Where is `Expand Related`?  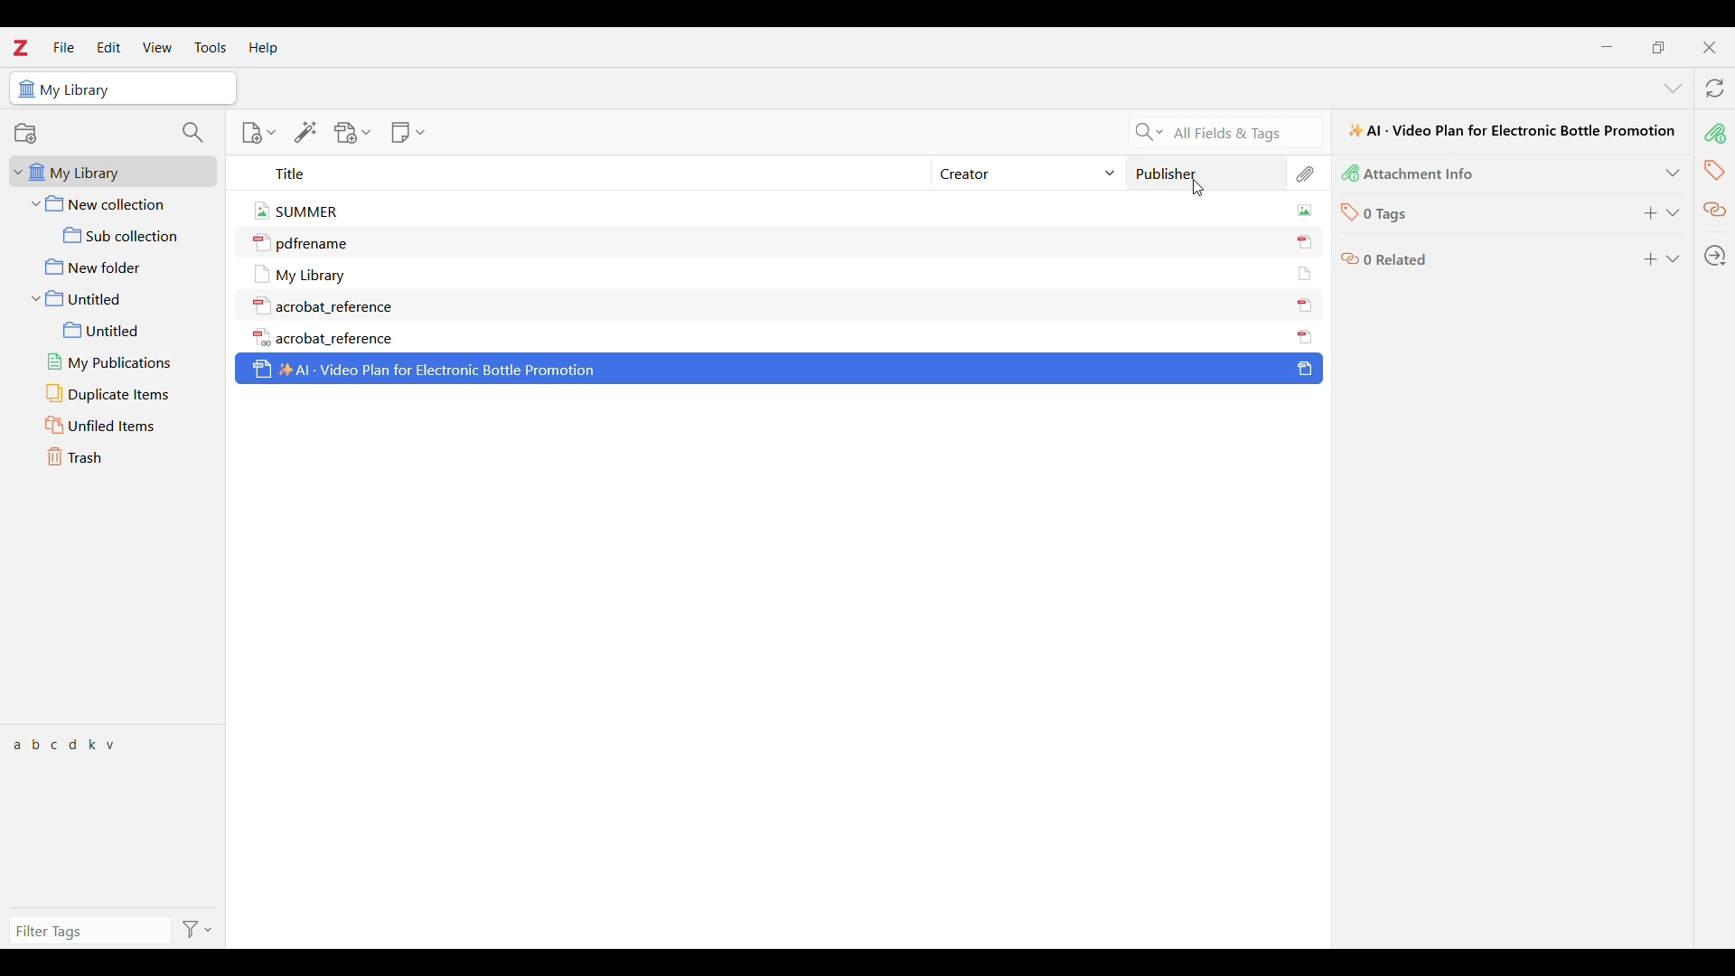
Expand Related is located at coordinates (1673, 258).